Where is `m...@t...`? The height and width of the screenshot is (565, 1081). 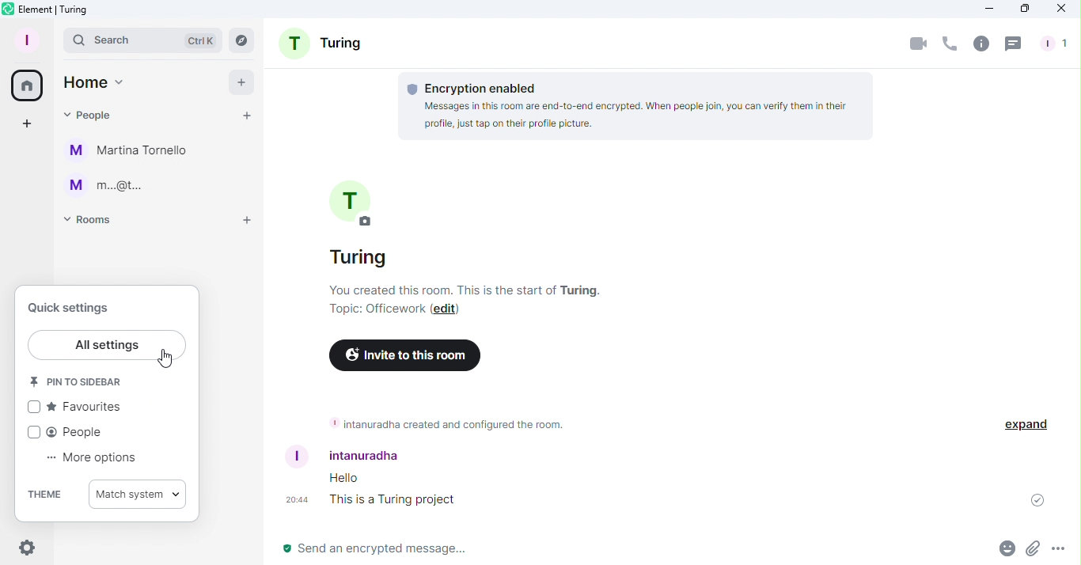 m...@t... is located at coordinates (108, 187).